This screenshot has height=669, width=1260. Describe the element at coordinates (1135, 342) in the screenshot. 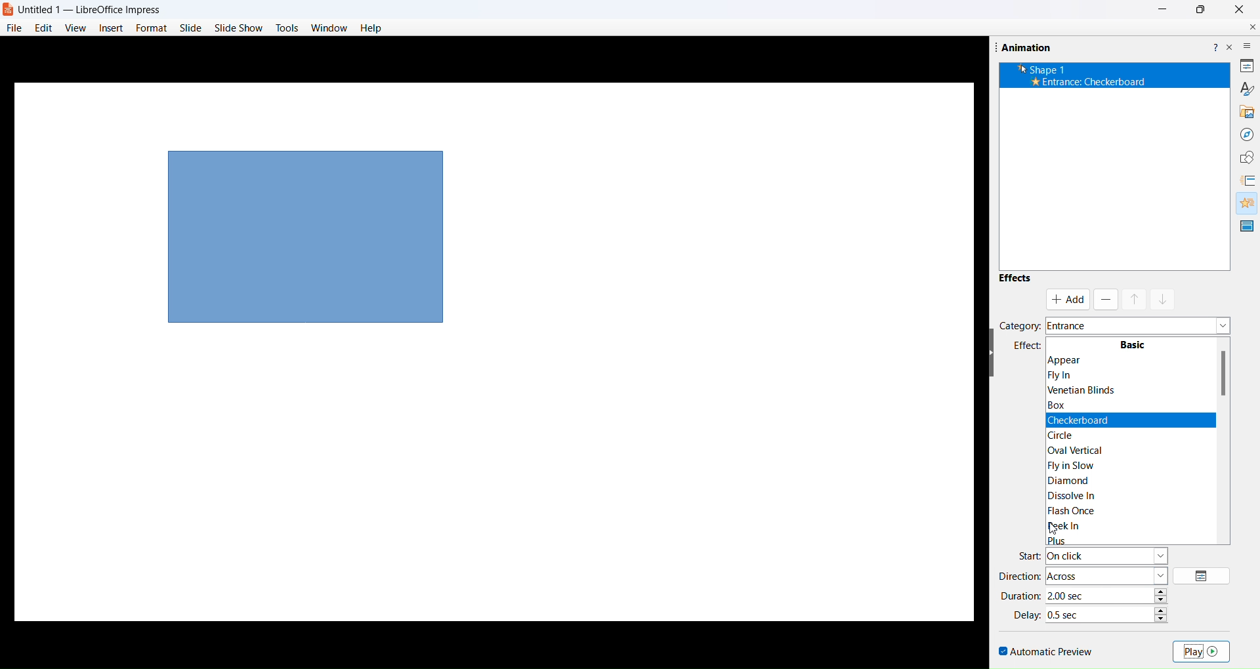

I see `basic` at that location.